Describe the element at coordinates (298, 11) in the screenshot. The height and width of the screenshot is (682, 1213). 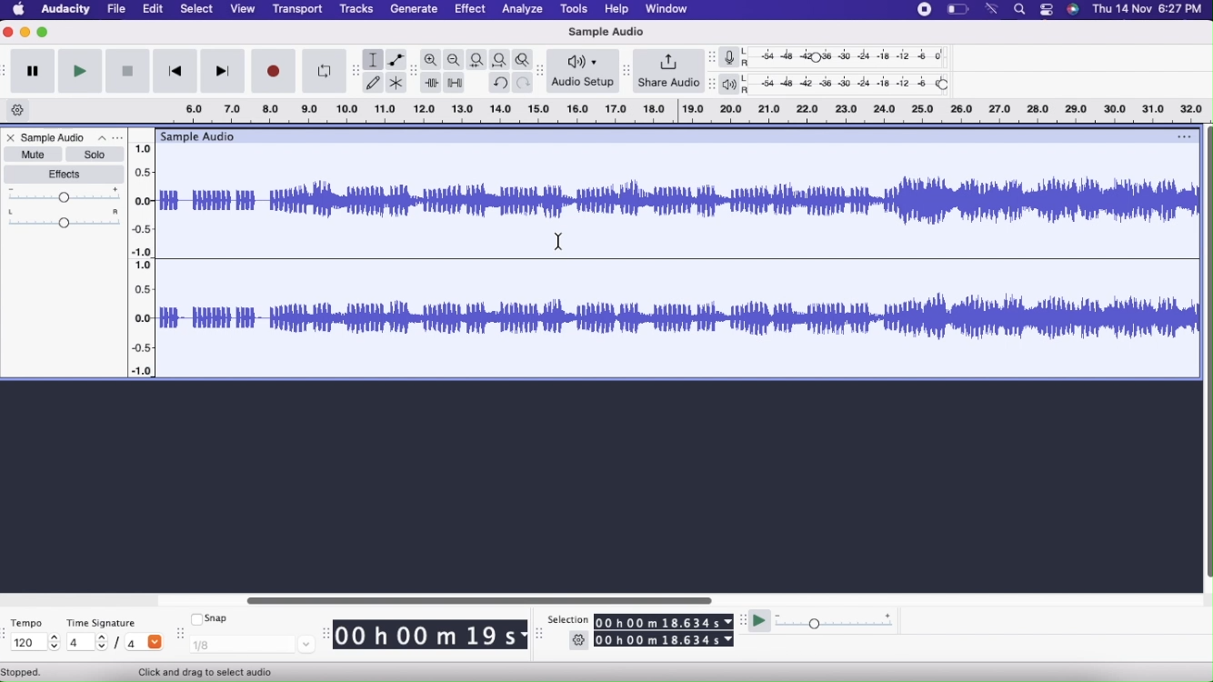
I see `Transport` at that location.